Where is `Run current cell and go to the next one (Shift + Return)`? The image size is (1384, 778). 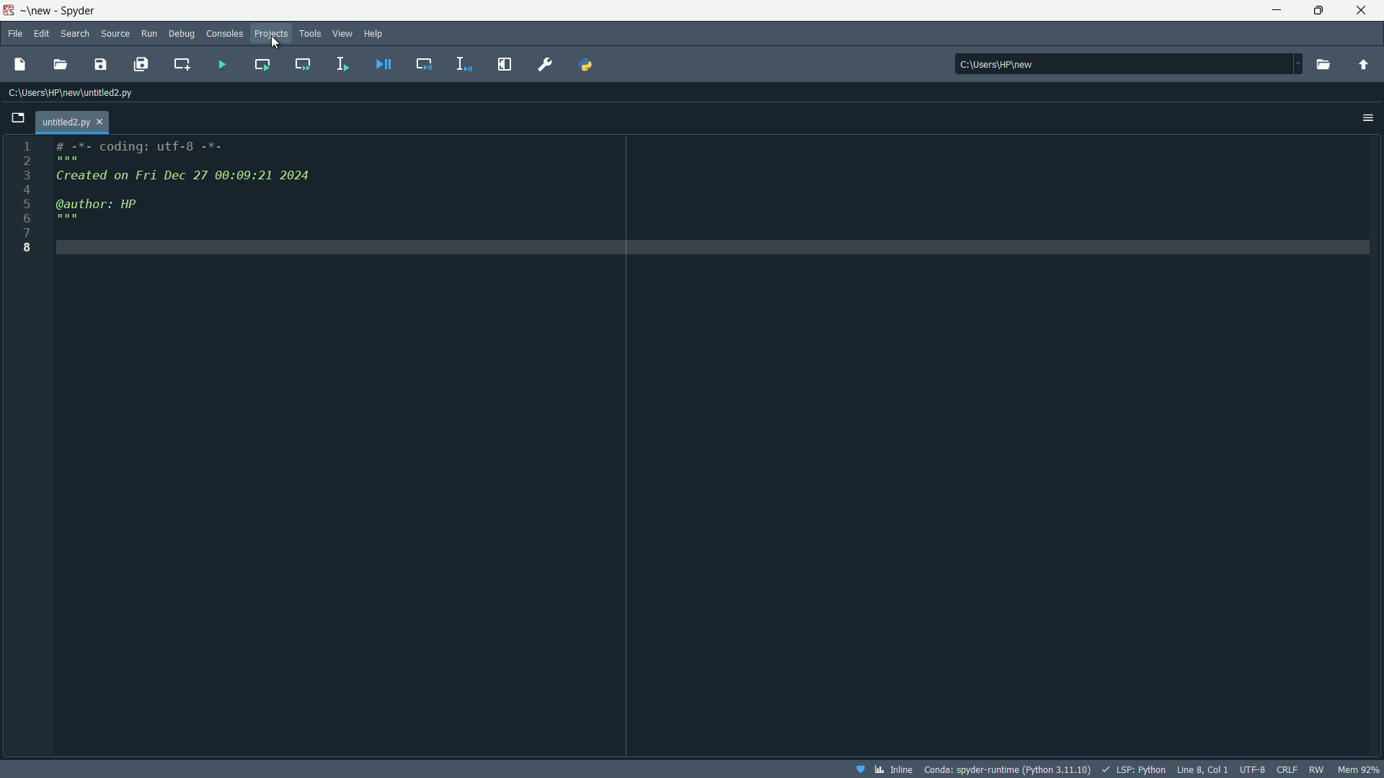 Run current cell and go to the next one (Shift + Return) is located at coordinates (304, 64).